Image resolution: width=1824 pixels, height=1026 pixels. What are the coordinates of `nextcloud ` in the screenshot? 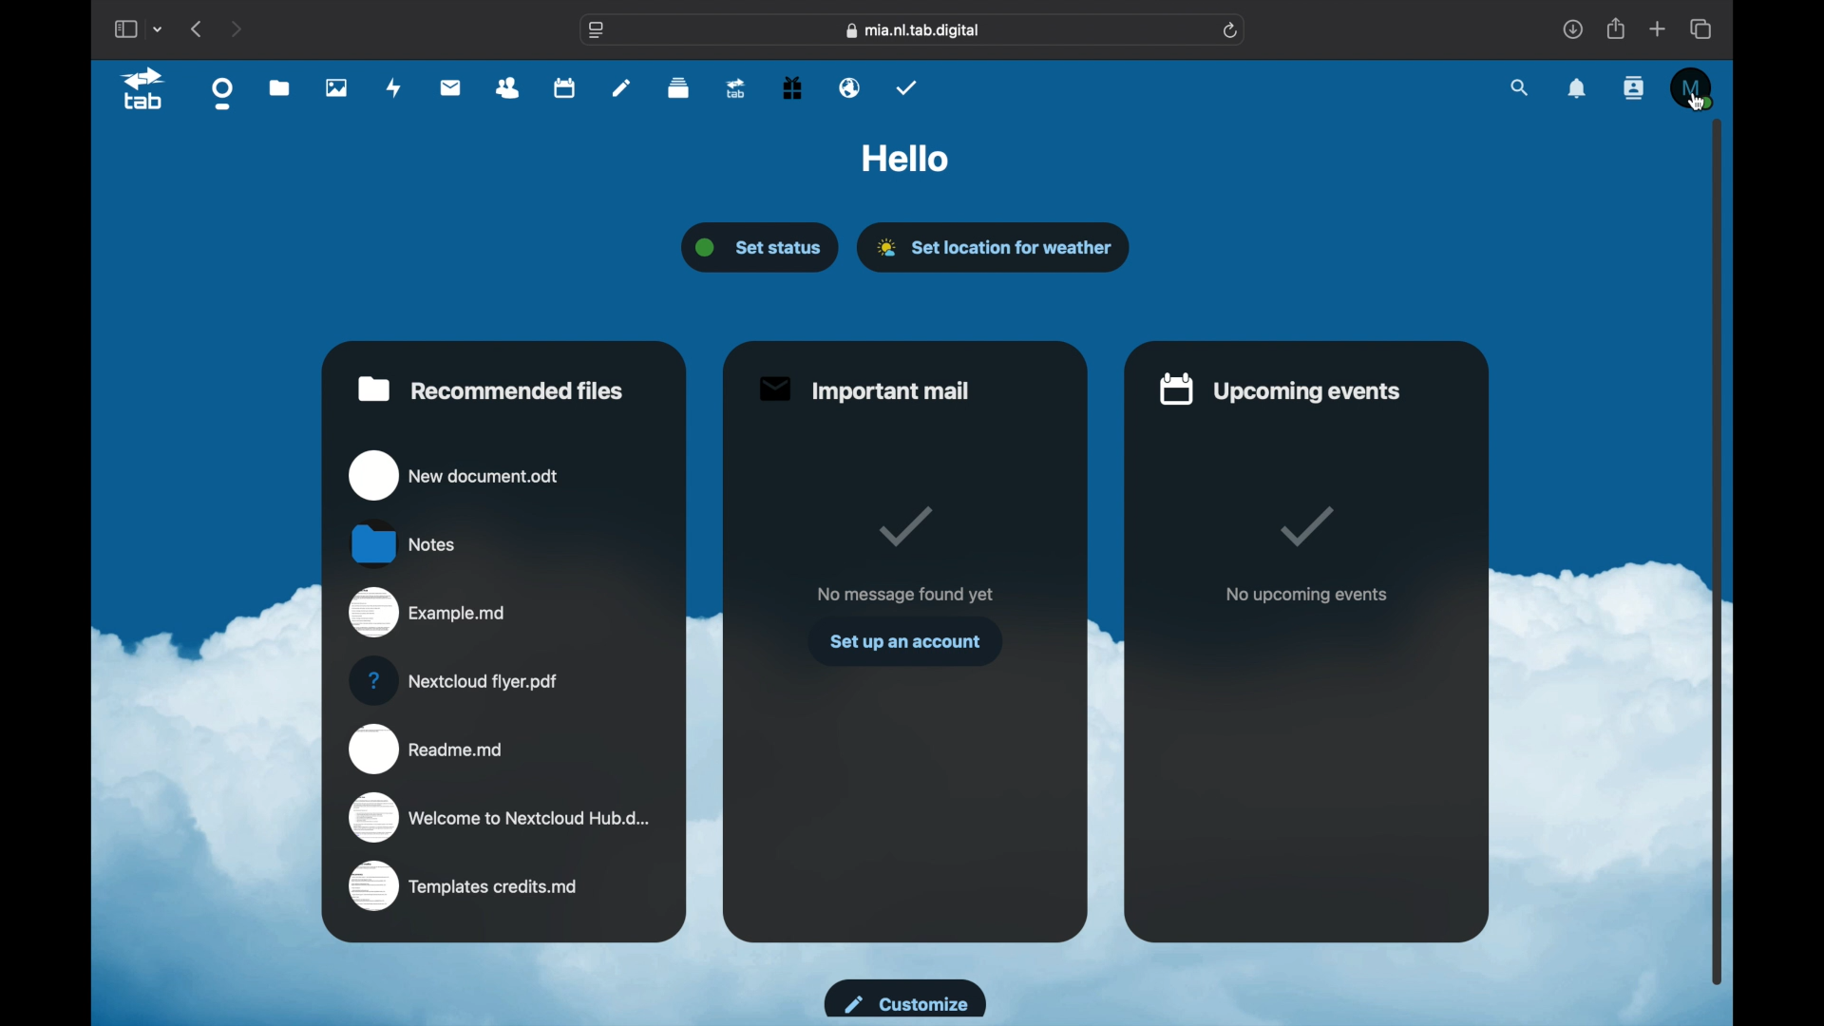 It's located at (454, 679).